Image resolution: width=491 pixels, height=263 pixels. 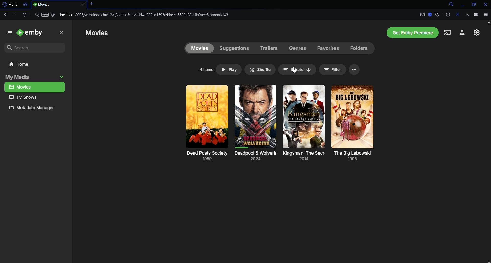 I want to click on Extensions, so click(x=448, y=15).